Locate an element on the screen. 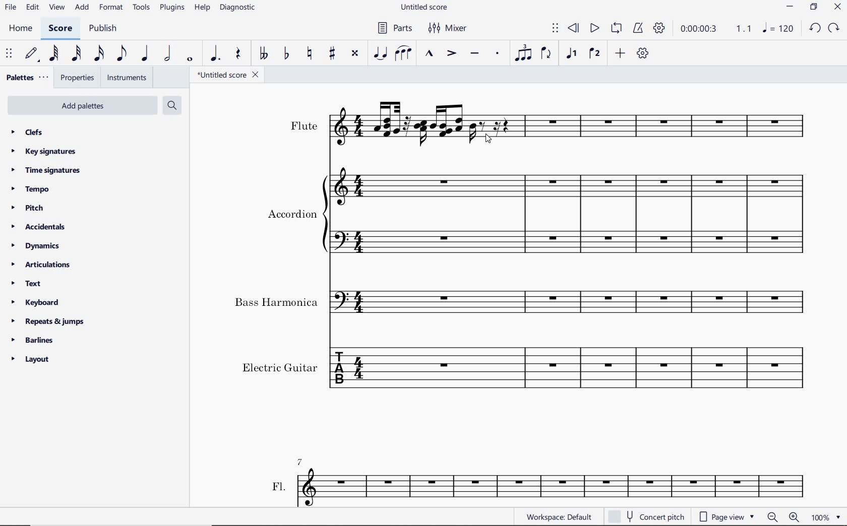 The width and height of the screenshot is (847, 526). layout is located at coordinates (32, 361).